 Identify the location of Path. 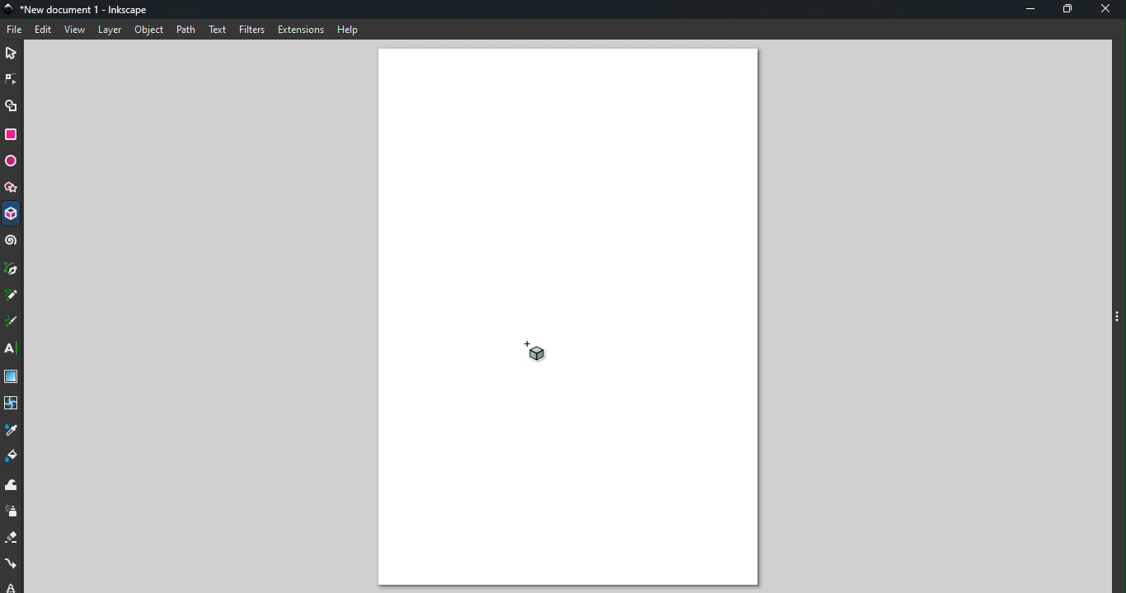
(186, 30).